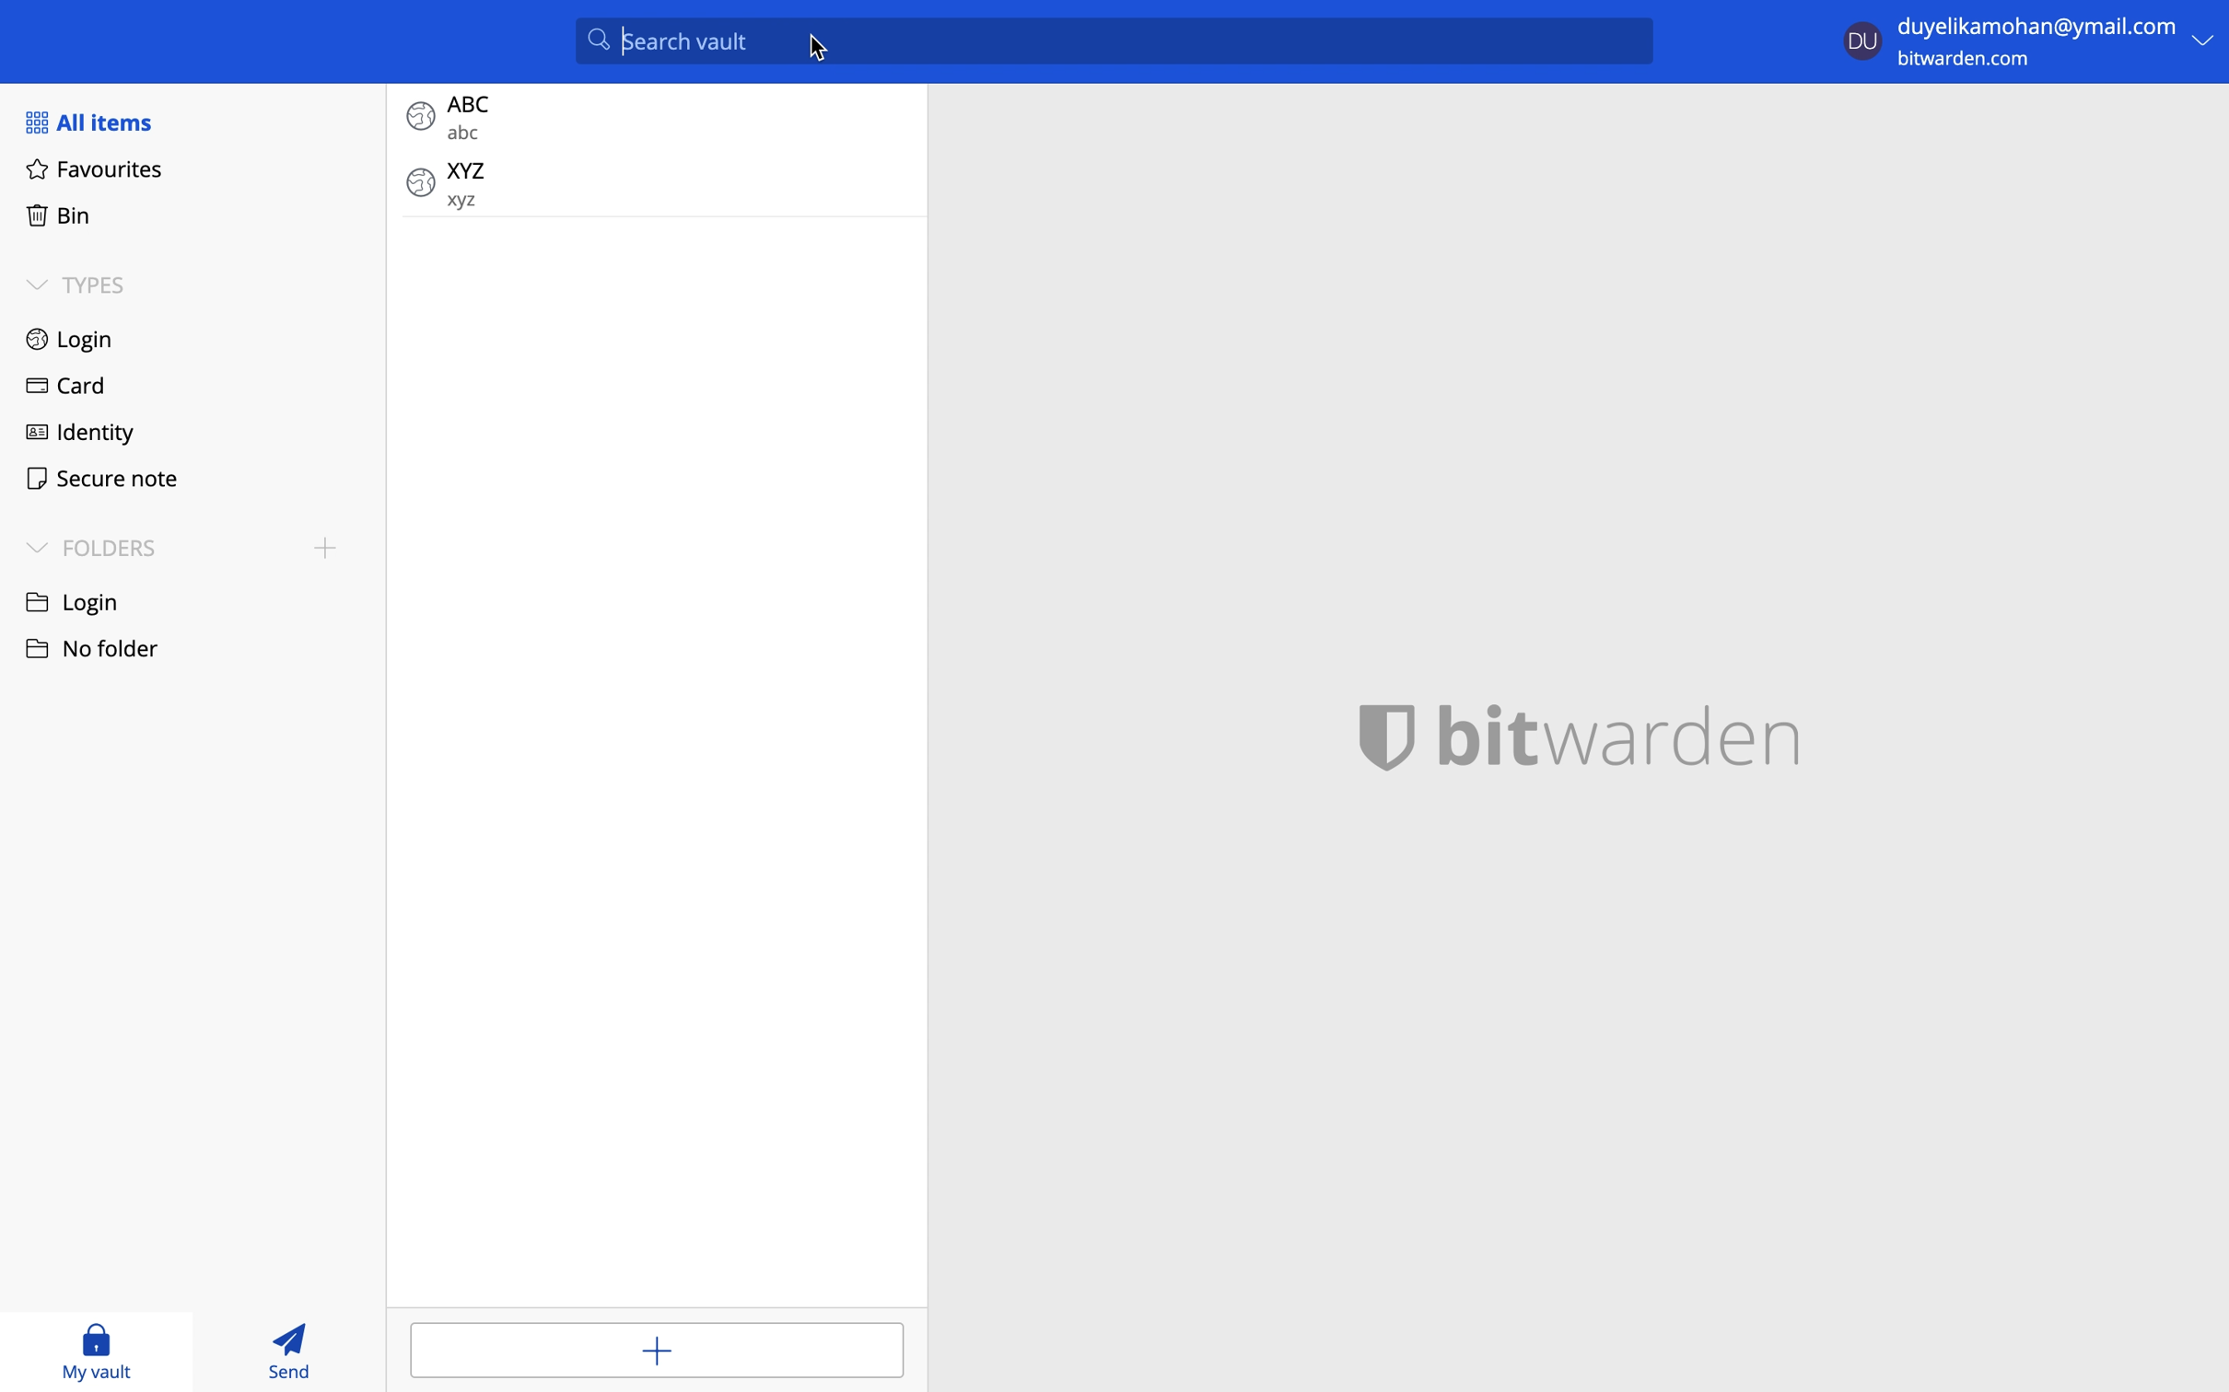 This screenshot has height=1392, width=2229. Describe the element at coordinates (101, 124) in the screenshot. I see `all items` at that location.